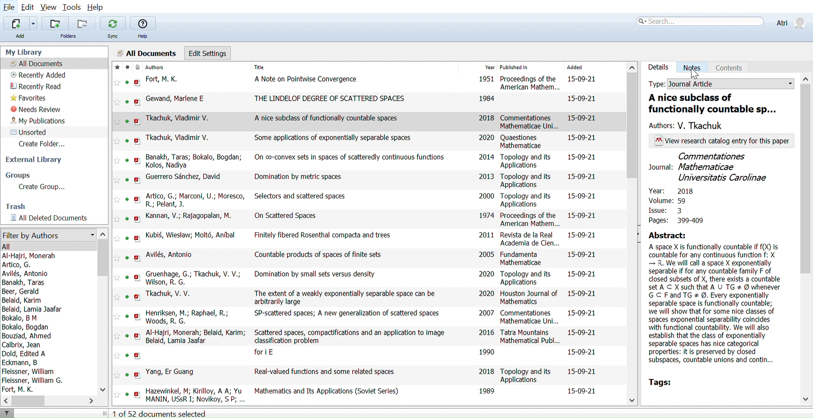  What do you see at coordinates (583, 234) in the screenshot?
I see `15-09-21` at bounding box center [583, 234].